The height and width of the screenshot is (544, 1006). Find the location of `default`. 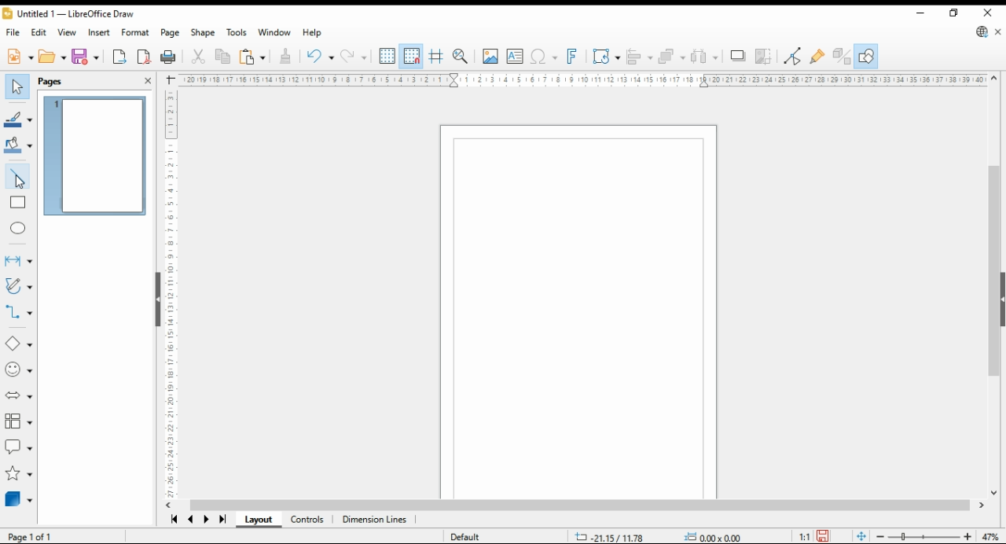

default is located at coordinates (461, 537).